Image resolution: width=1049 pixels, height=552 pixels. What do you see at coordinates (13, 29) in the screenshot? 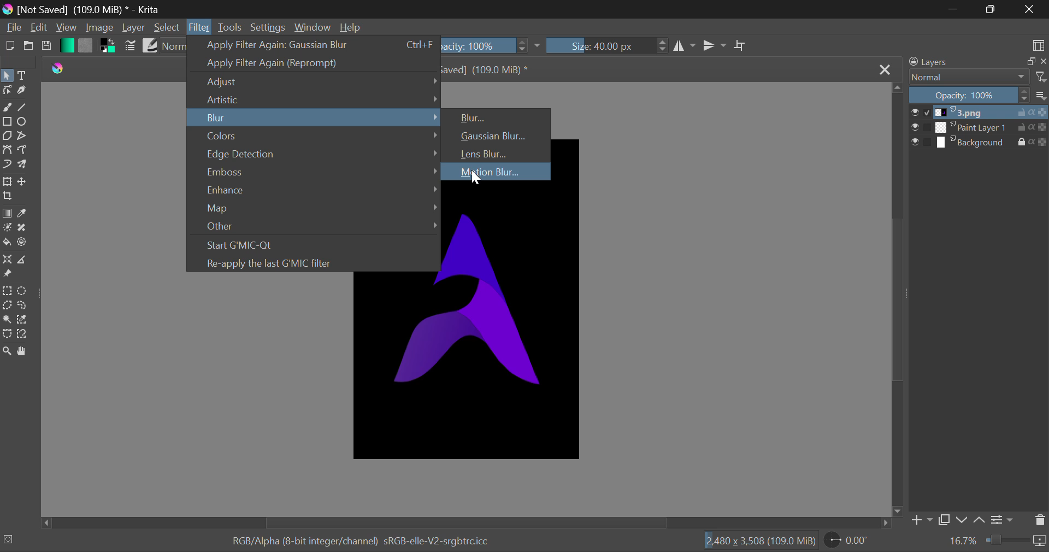
I see `File` at bounding box center [13, 29].